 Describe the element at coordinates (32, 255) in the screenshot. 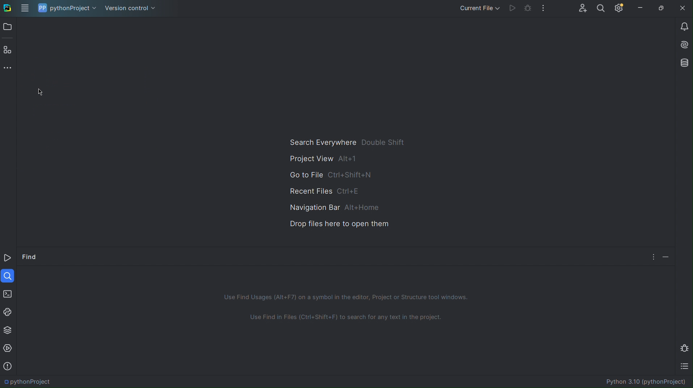

I see `Find` at that location.